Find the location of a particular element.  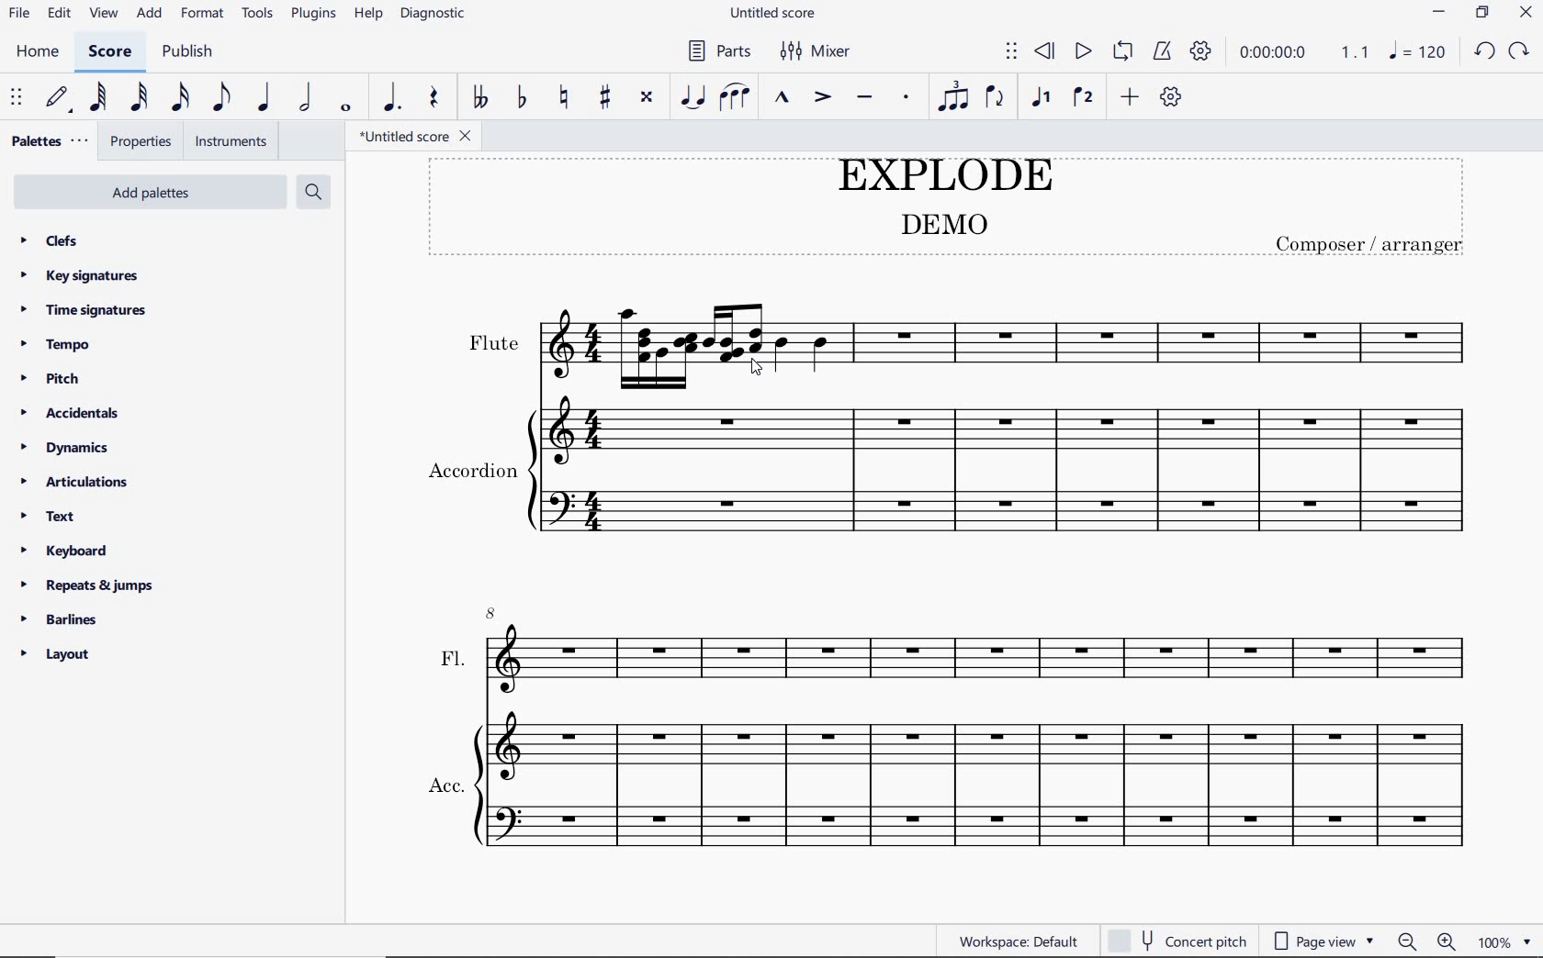

pitch is located at coordinates (53, 380).